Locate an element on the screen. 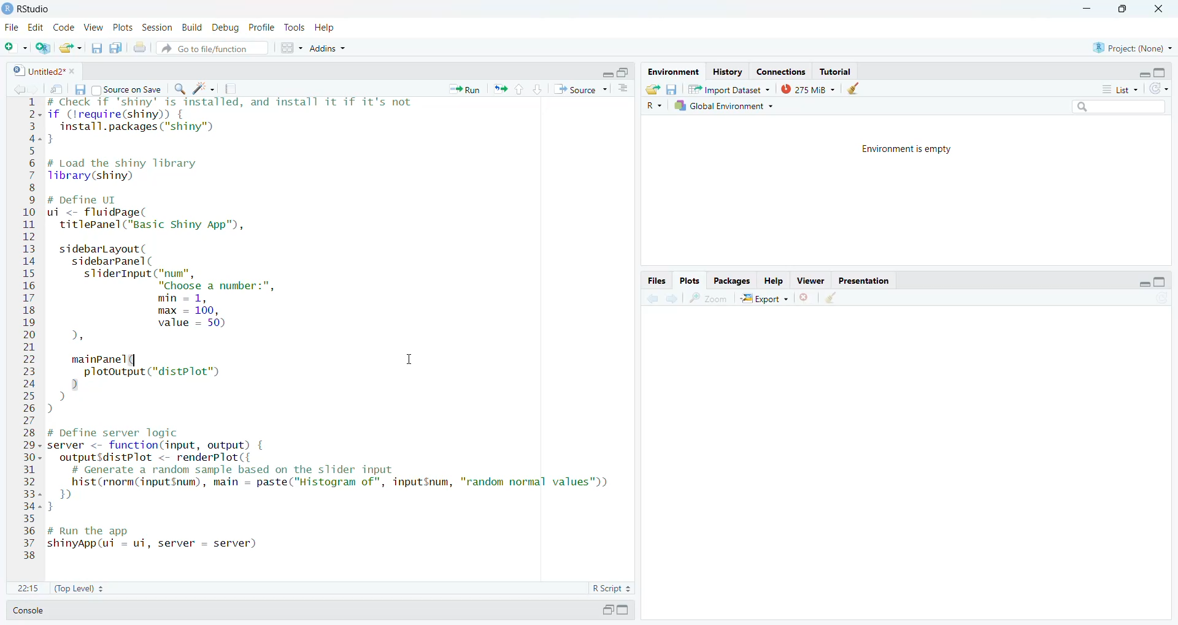 The height and width of the screenshot is (625, 1178). rerun is located at coordinates (500, 89).